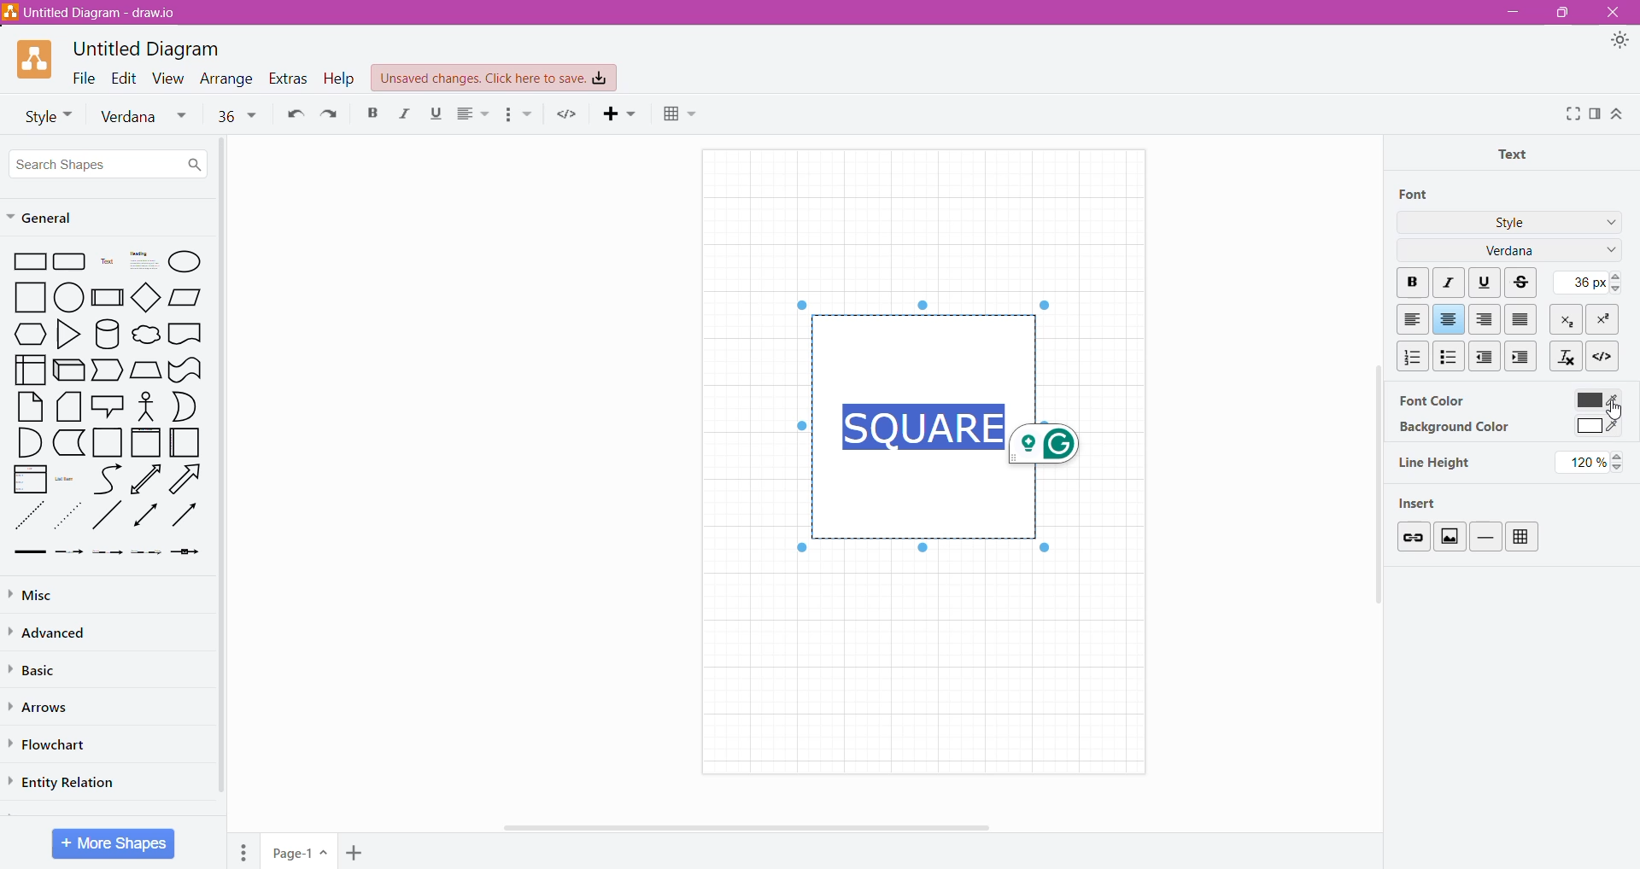 The height and width of the screenshot is (869, 1640). Describe the element at coordinates (28, 479) in the screenshot. I see `List Box` at that location.